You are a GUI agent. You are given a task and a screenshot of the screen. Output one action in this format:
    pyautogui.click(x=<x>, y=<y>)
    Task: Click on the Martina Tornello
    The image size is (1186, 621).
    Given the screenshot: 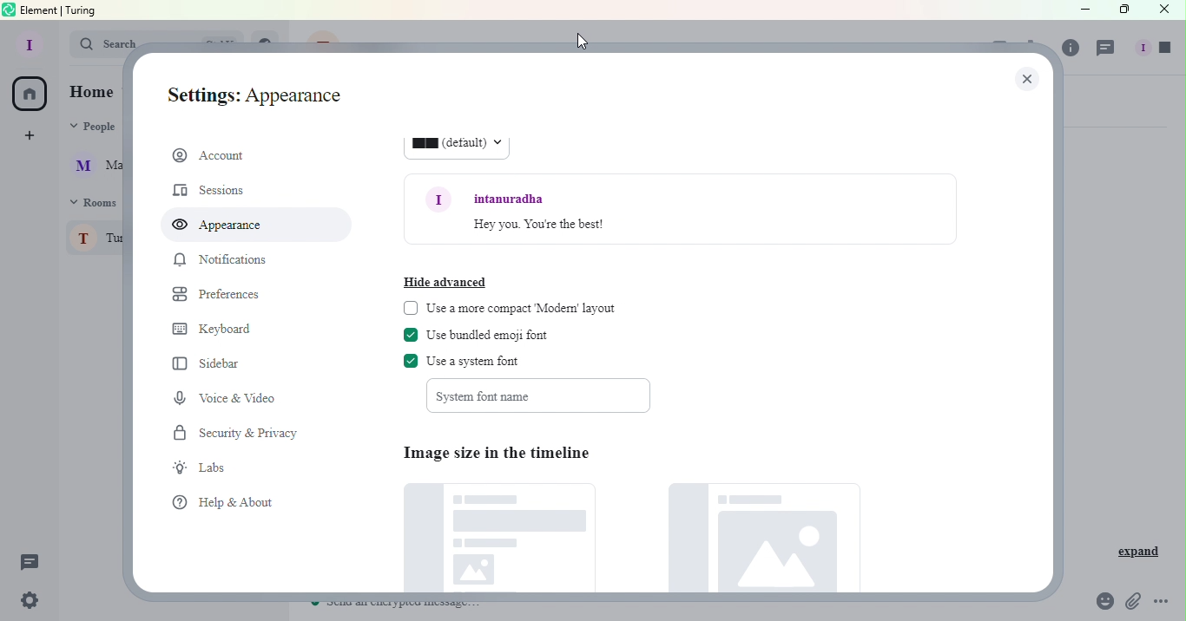 What is the action you would take?
    pyautogui.click(x=92, y=167)
    